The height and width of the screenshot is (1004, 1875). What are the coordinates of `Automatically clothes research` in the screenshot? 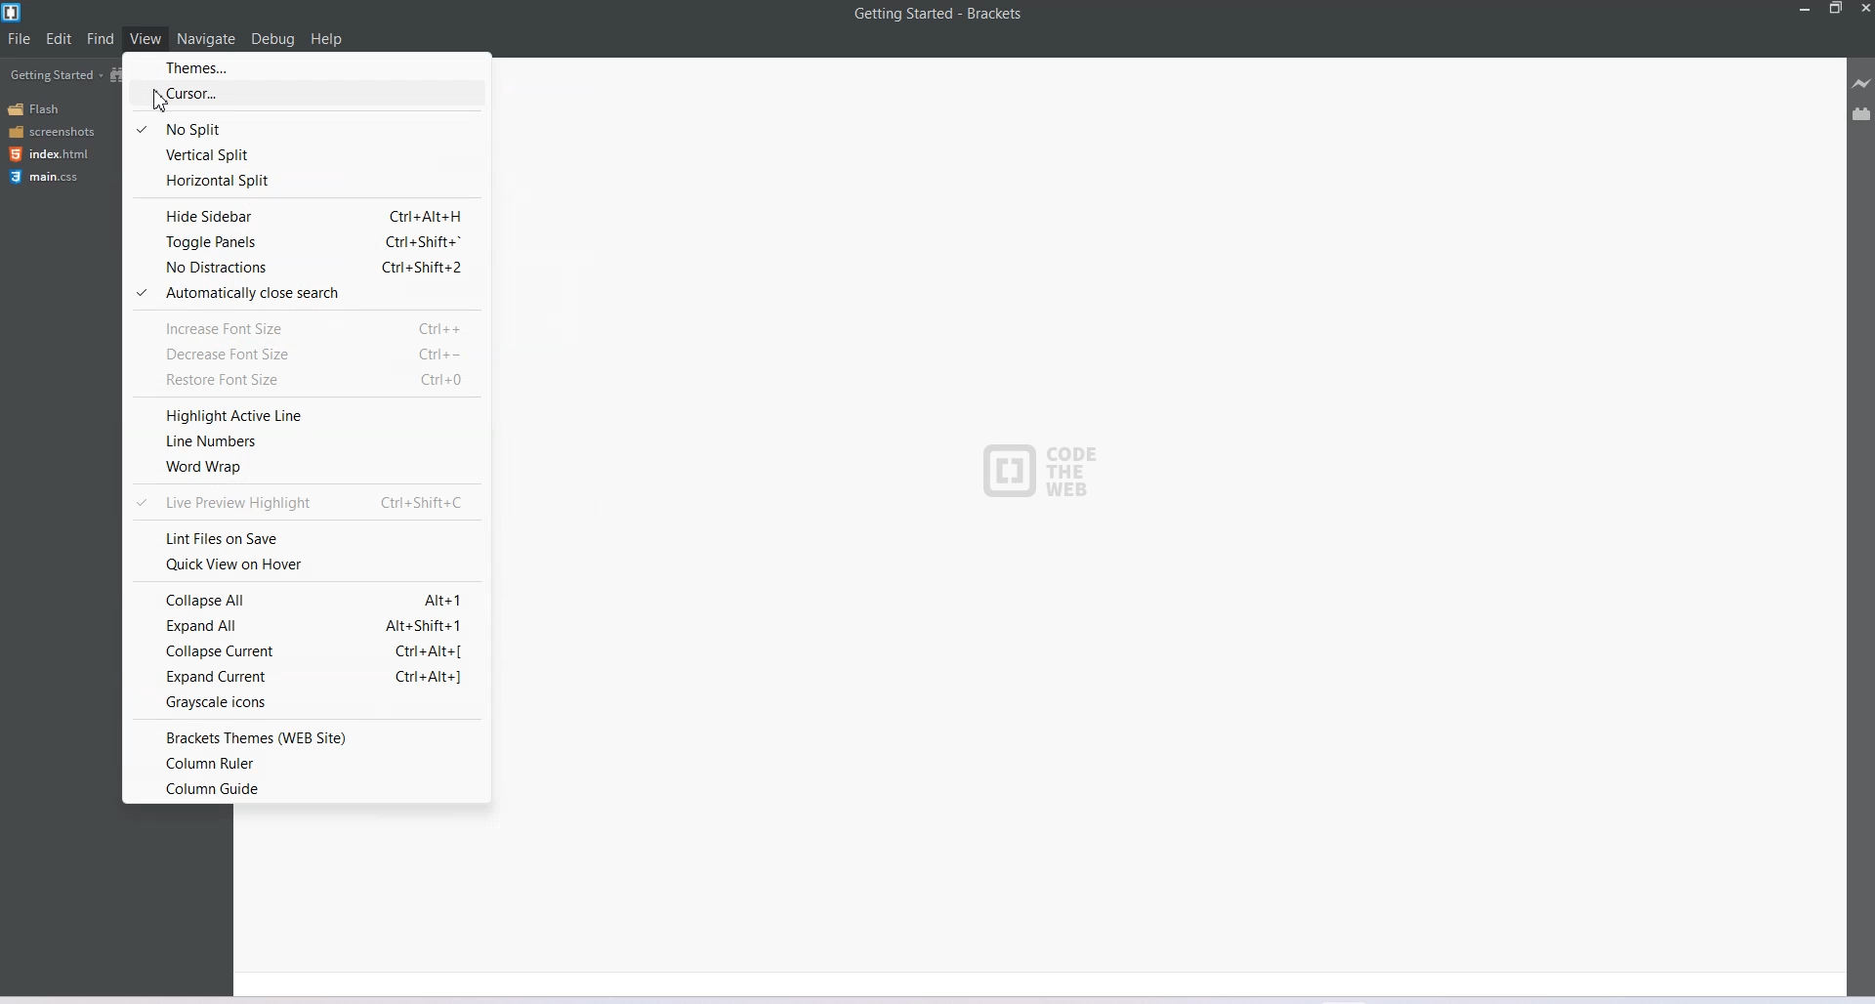 It's located at (305, 294).